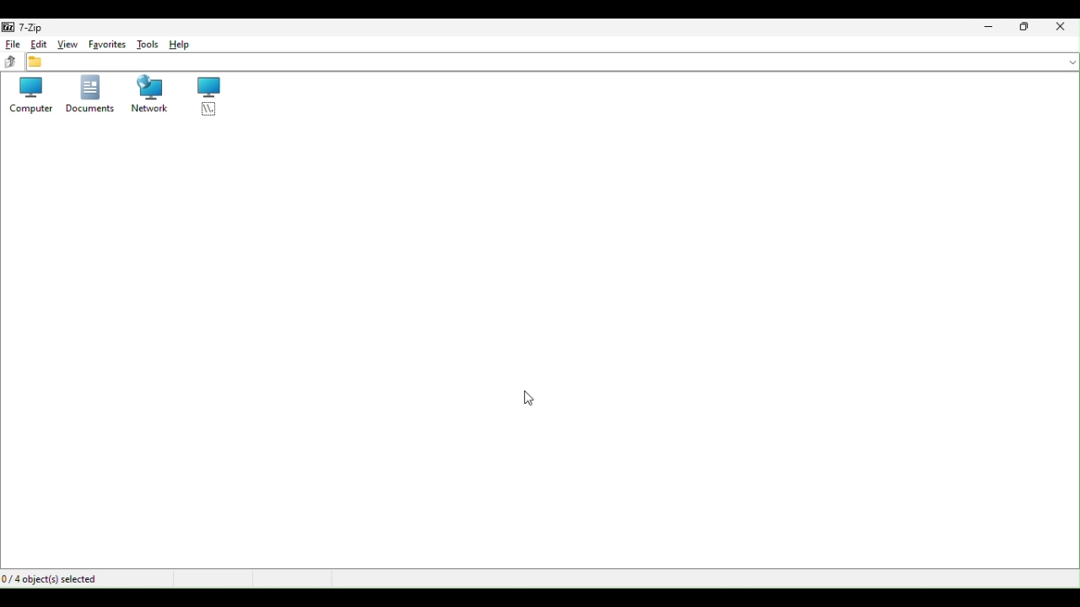  What do you see at coordinates (203, 96) in the screenshot?
I see `root` at bounding box center [203, 96].